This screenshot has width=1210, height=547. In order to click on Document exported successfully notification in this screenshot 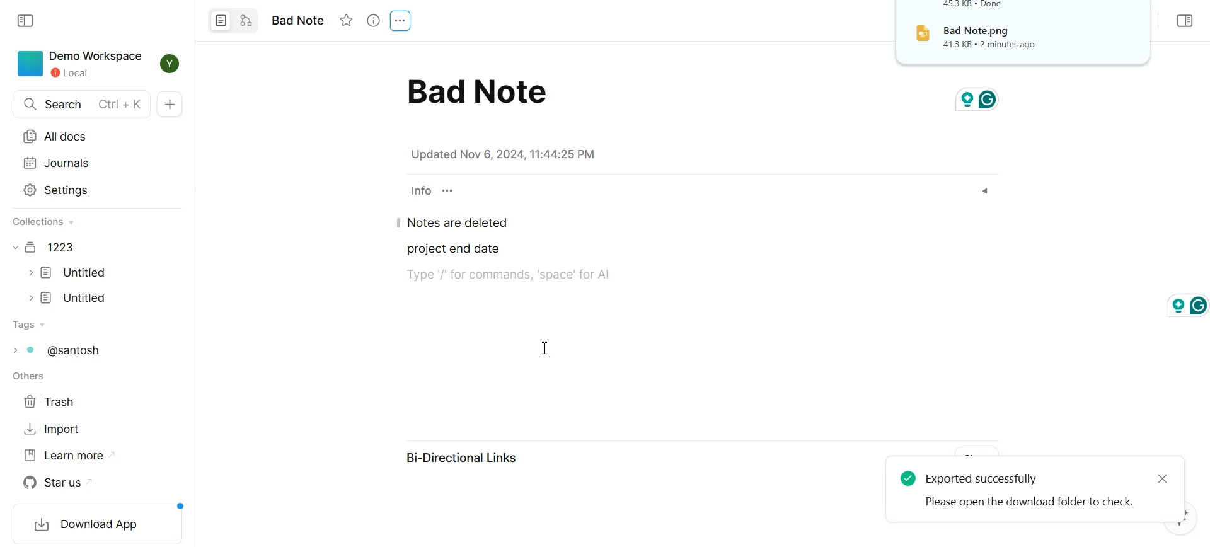, I will do `click(1029, 491)`.